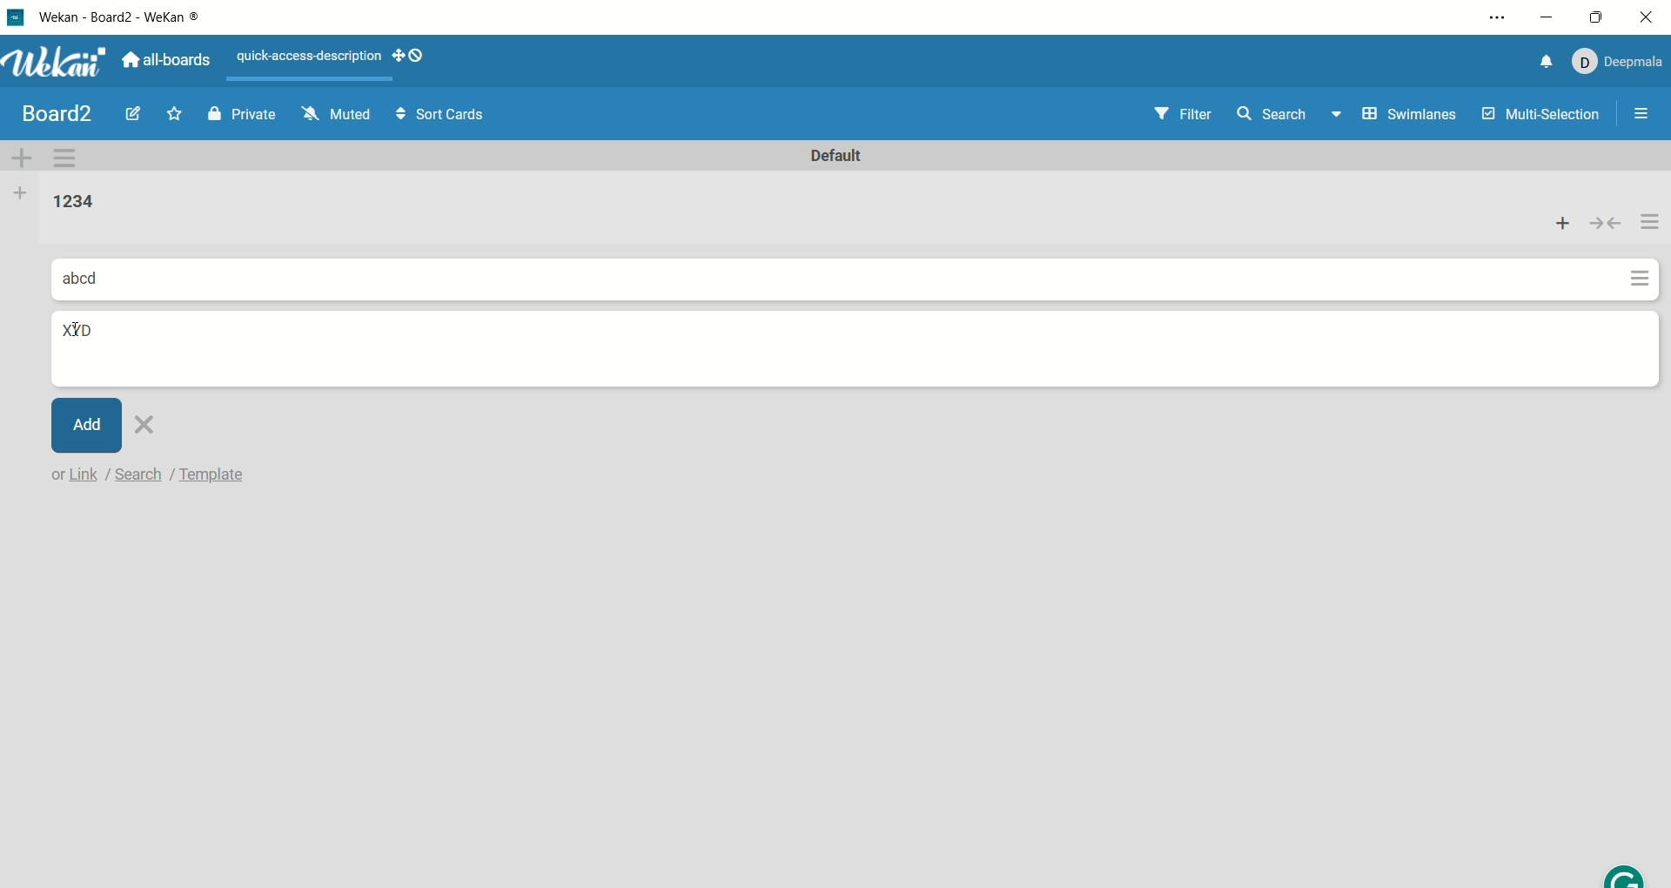  I want to click on actions, so click(1647, 248).